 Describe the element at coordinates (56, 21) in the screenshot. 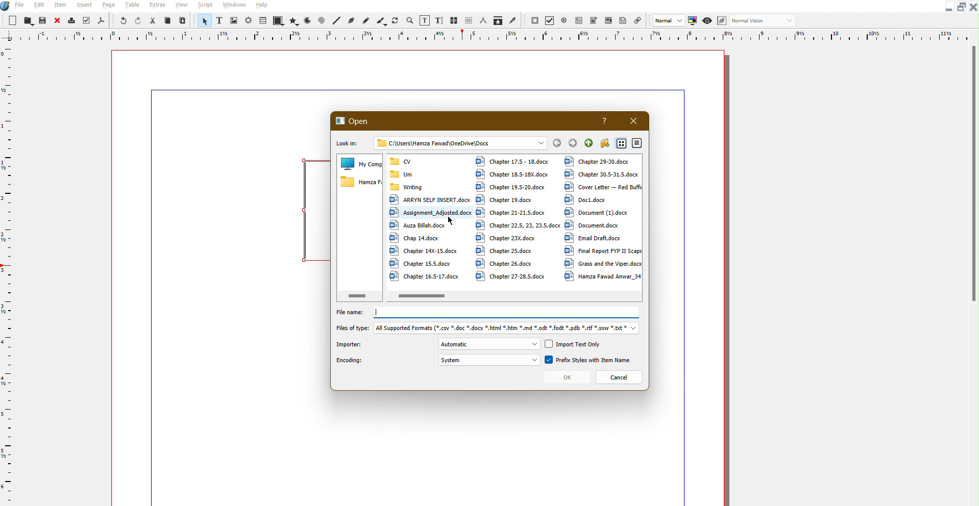

I see `Close` at that location.